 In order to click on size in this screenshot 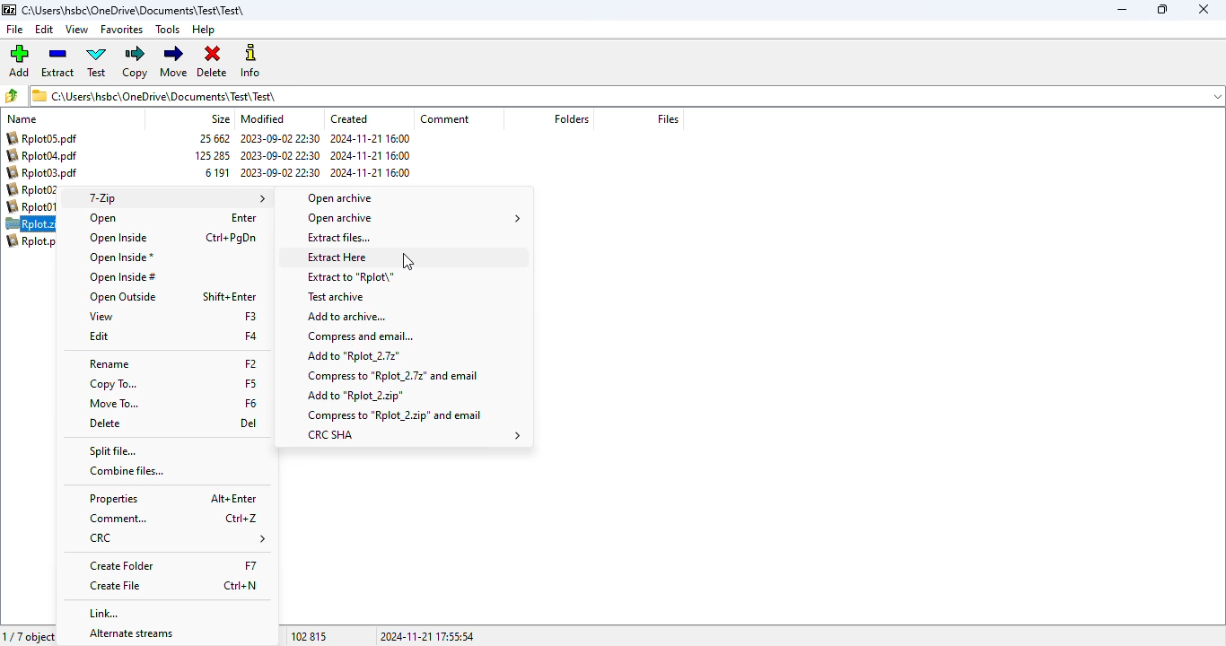, I will do `click(220, 118)`.